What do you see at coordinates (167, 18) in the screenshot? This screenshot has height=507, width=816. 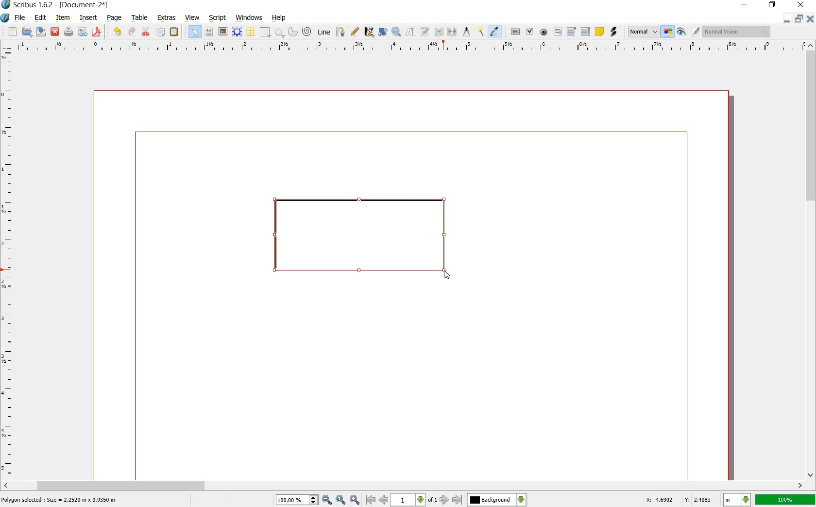 I see `EXTRAS` at bounding box center [167, 18].